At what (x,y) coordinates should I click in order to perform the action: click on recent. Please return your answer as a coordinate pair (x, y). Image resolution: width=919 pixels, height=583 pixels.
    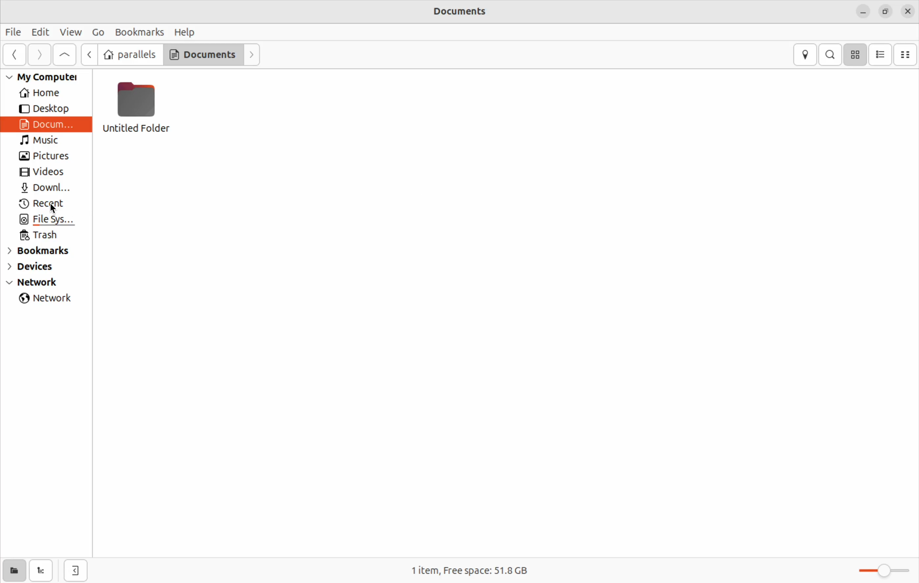
    Looking at the image, I should click on (48, 204).